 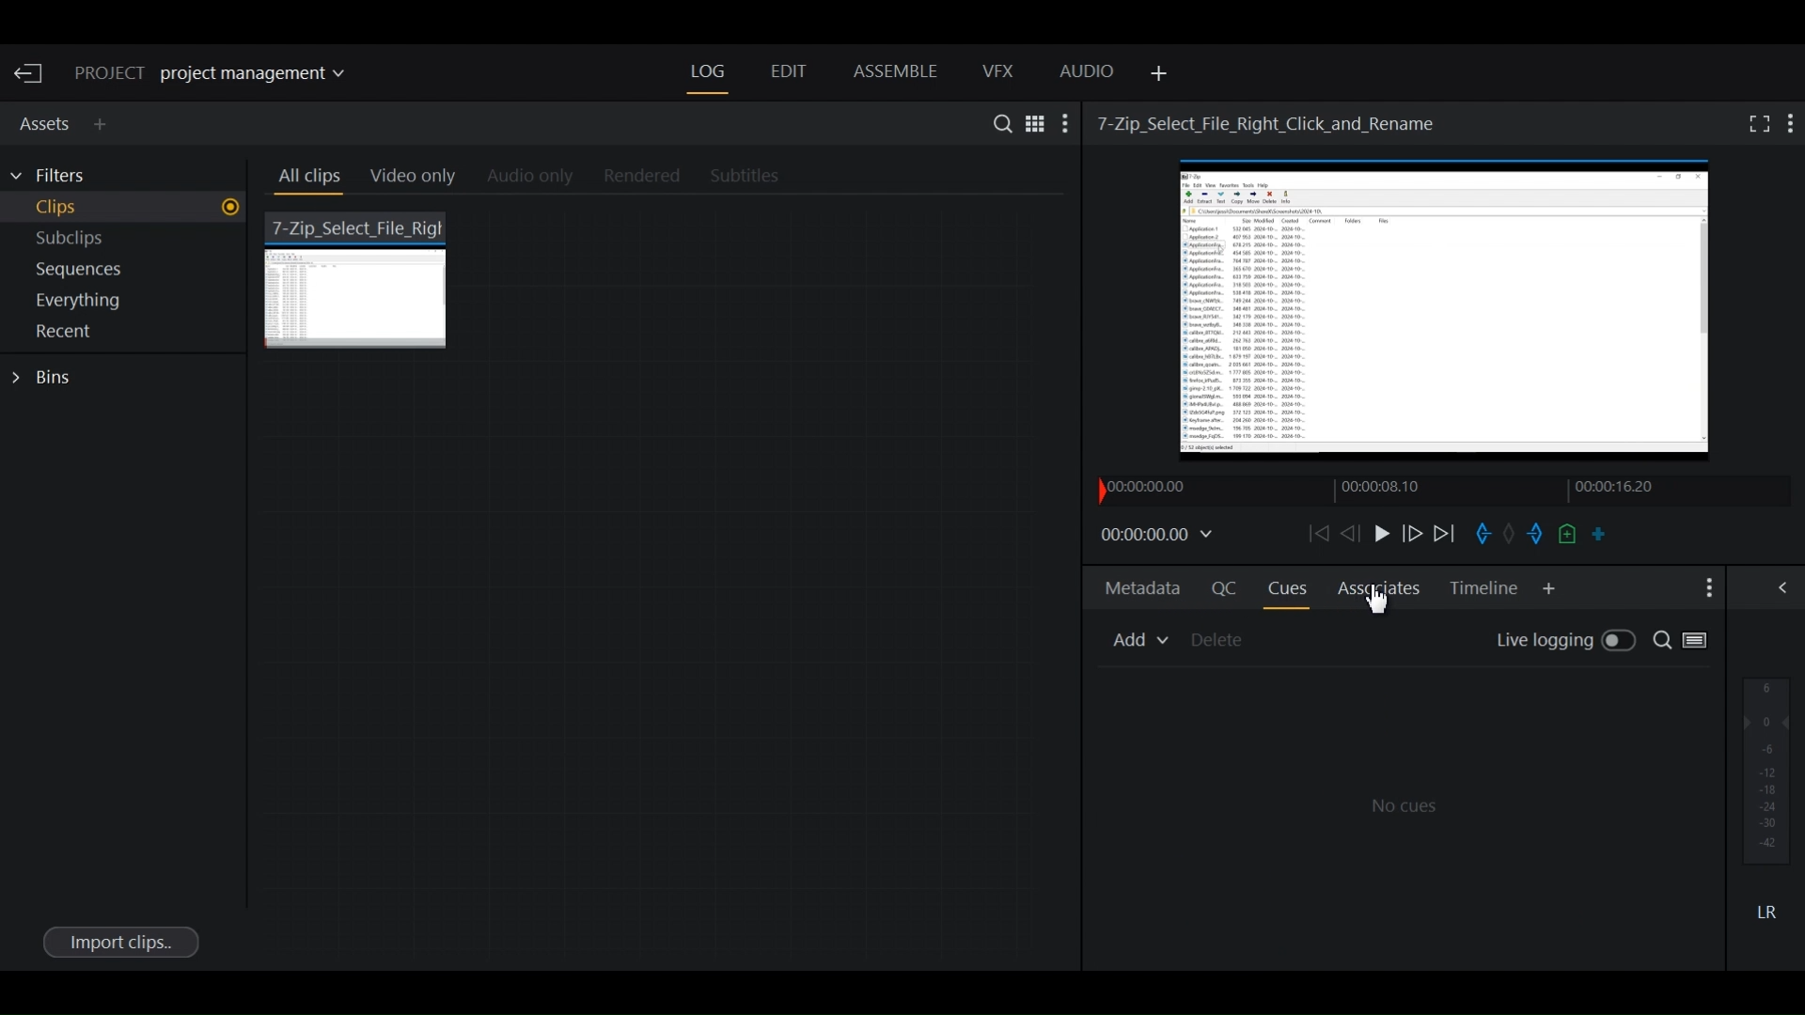 What do you see at coordinates (895, 71) in the screenshot?
I see `Assemble` at bounding box center [895, 71].